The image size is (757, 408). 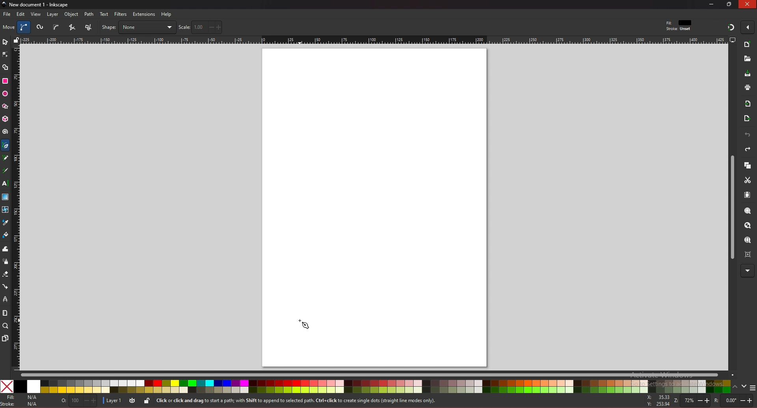 I want to click on vertical rule, so click(x=16, y=208).